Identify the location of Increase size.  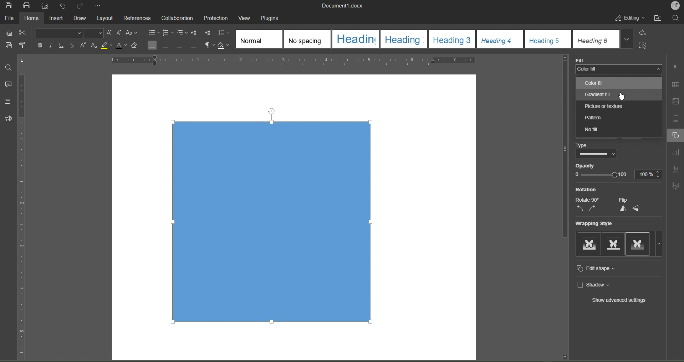
(109, 32).